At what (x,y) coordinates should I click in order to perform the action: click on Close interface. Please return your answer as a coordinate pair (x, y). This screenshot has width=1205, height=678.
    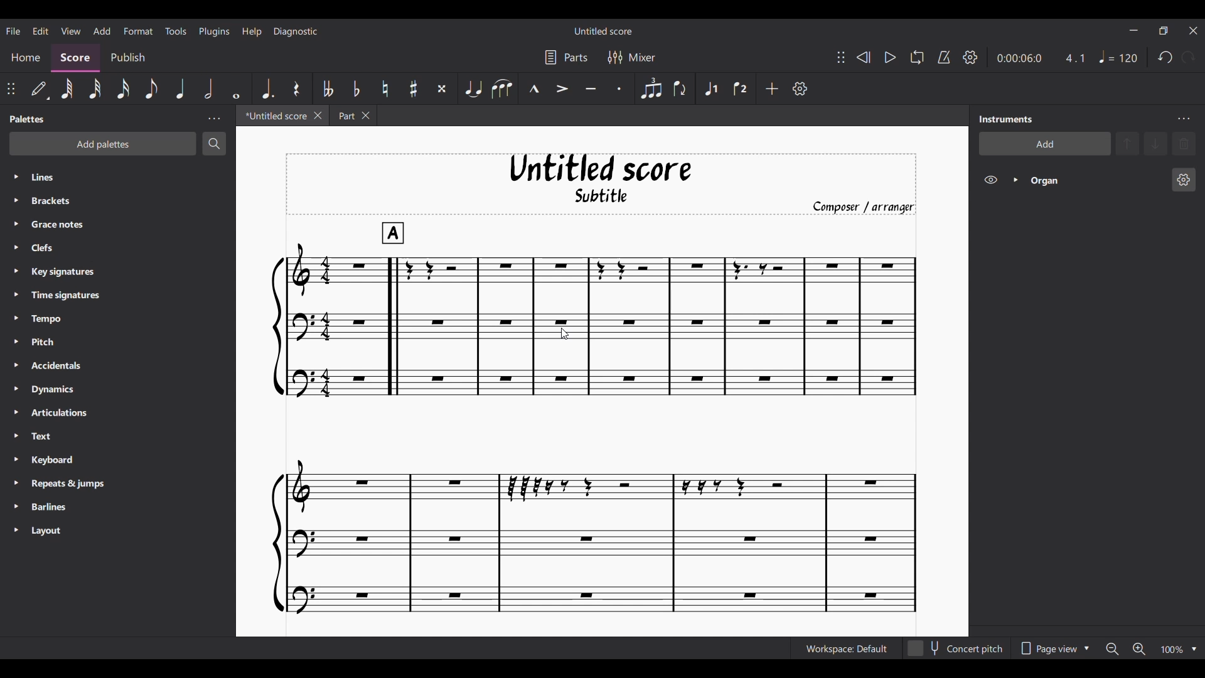
    Looking at the image, I should click on (1193, 31).